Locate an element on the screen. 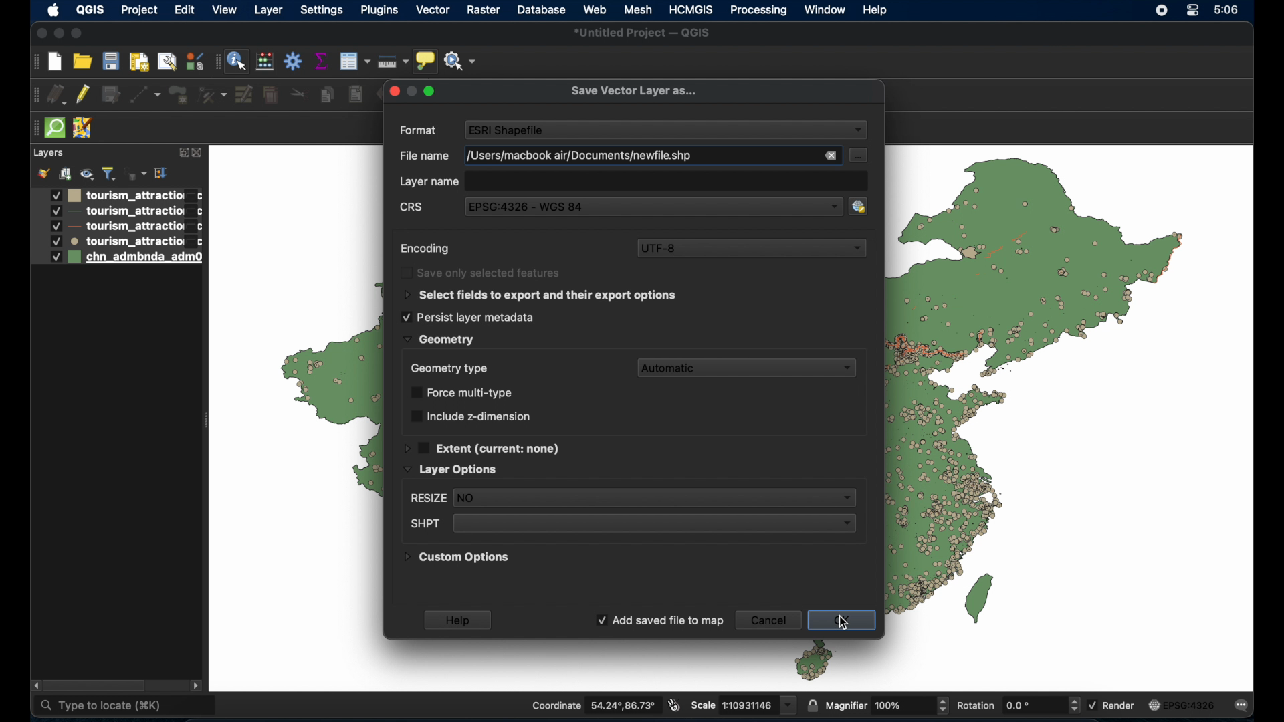 The width and height of the screenshot is (1284, 722). QGIS is located at coordinates (90, 9).